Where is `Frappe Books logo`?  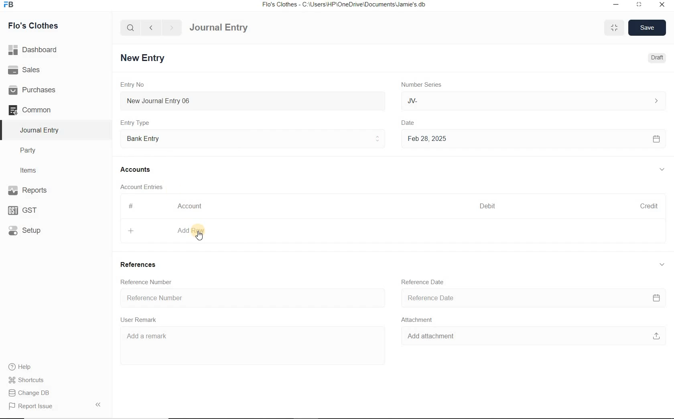
Frappe Books logo is located at coordinates (10, 6).